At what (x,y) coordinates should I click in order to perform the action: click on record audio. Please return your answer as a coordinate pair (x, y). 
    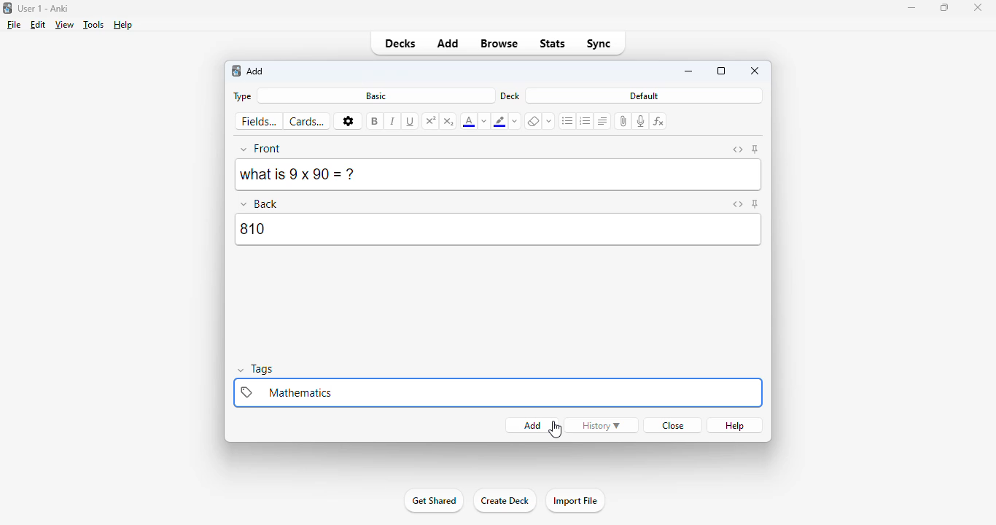
    Looking at the image, I should click on (641, 121).